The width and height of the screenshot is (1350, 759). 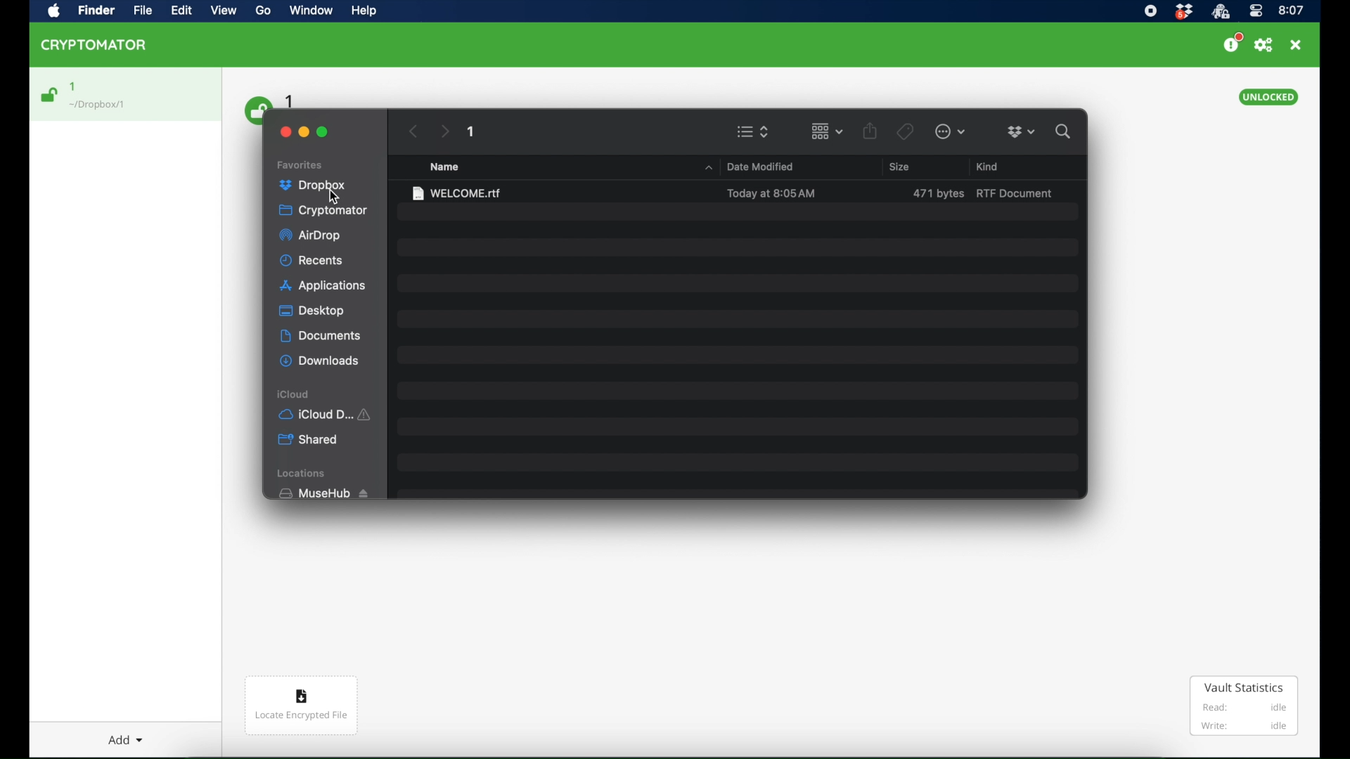 I want to click on Add dropdown, so click(x=129, y=734).